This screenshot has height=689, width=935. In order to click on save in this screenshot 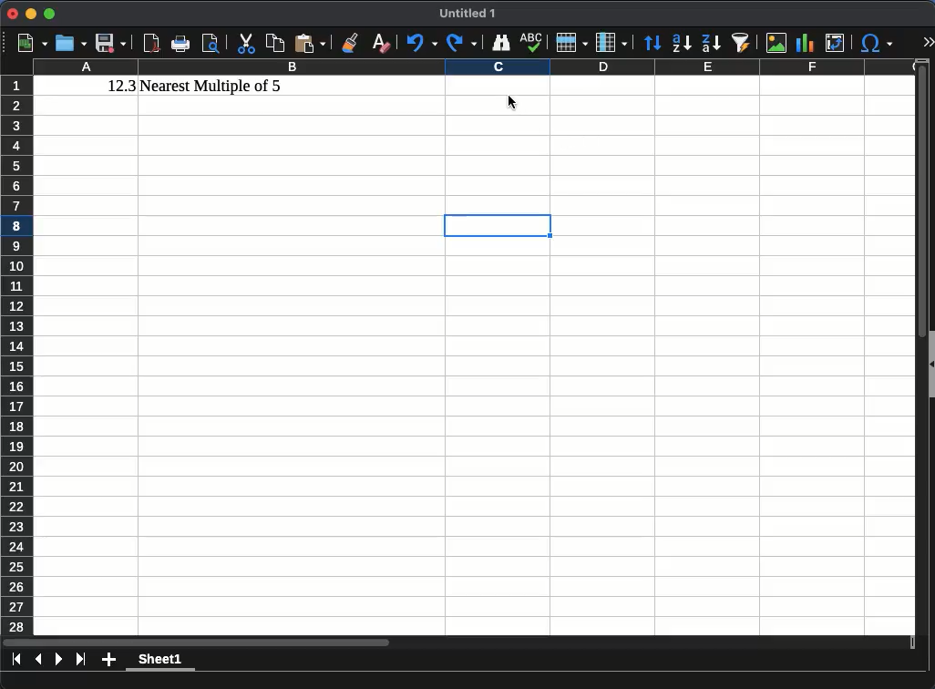, I will do `click(110, 43)`.